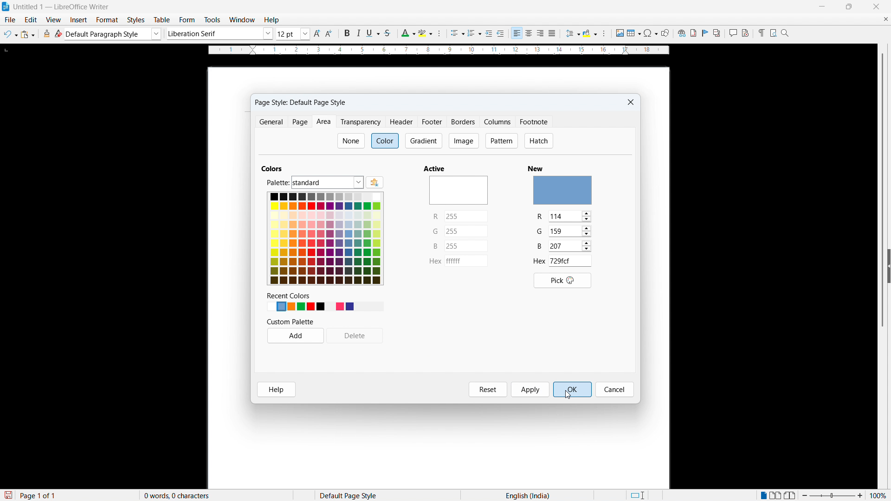  What do you see at coordinates (282, 306) in the screenshot?
I see `New colour set light blue ` at bounding box center [282, 306].